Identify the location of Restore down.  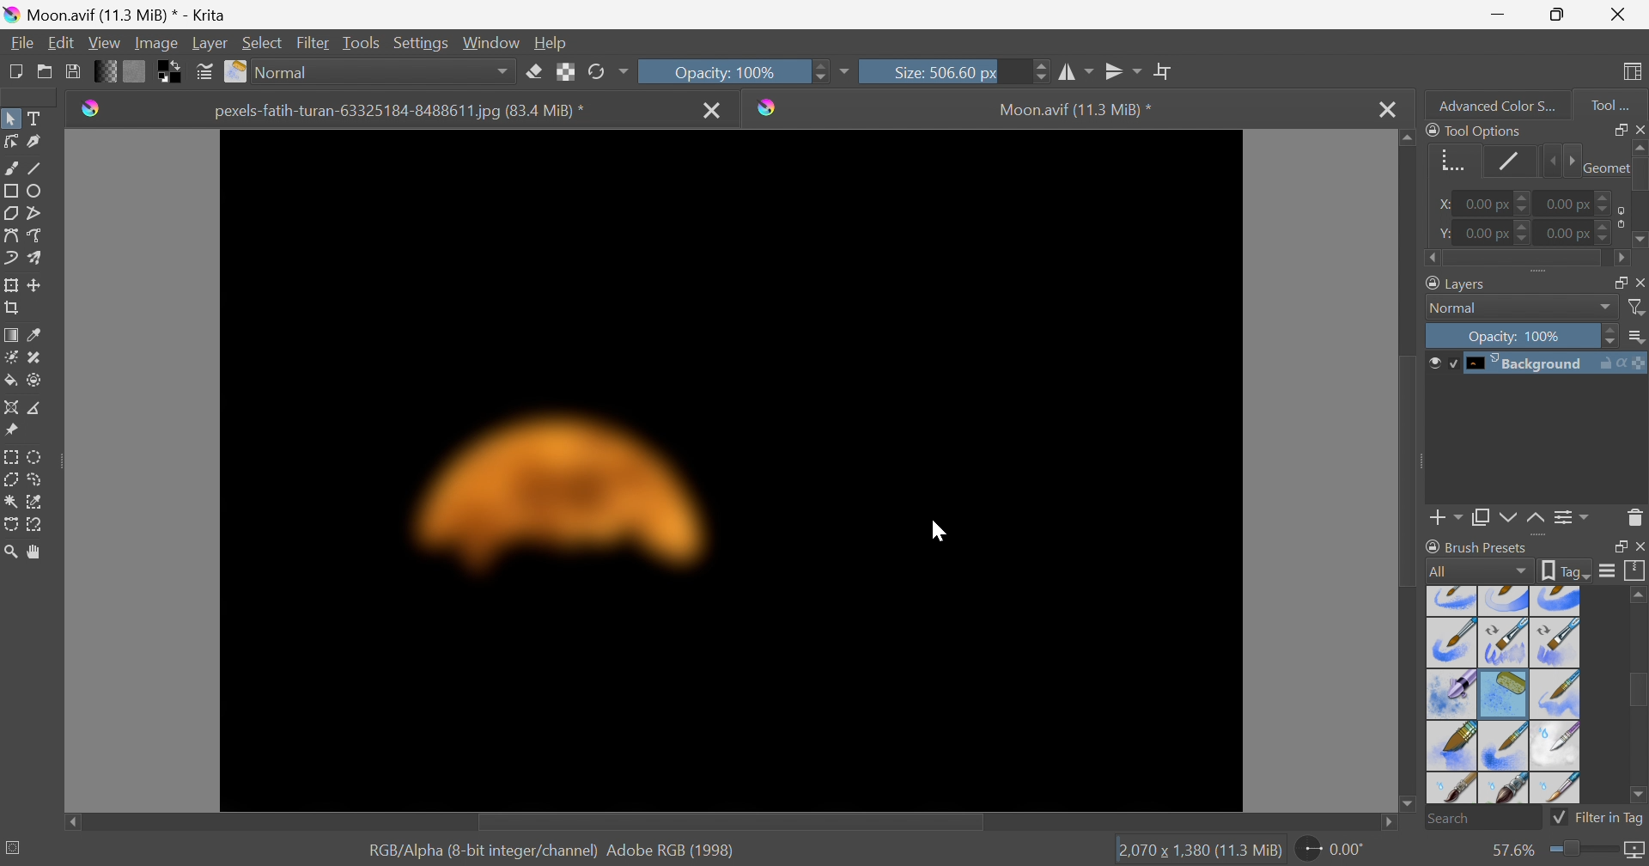
(1614, 546).